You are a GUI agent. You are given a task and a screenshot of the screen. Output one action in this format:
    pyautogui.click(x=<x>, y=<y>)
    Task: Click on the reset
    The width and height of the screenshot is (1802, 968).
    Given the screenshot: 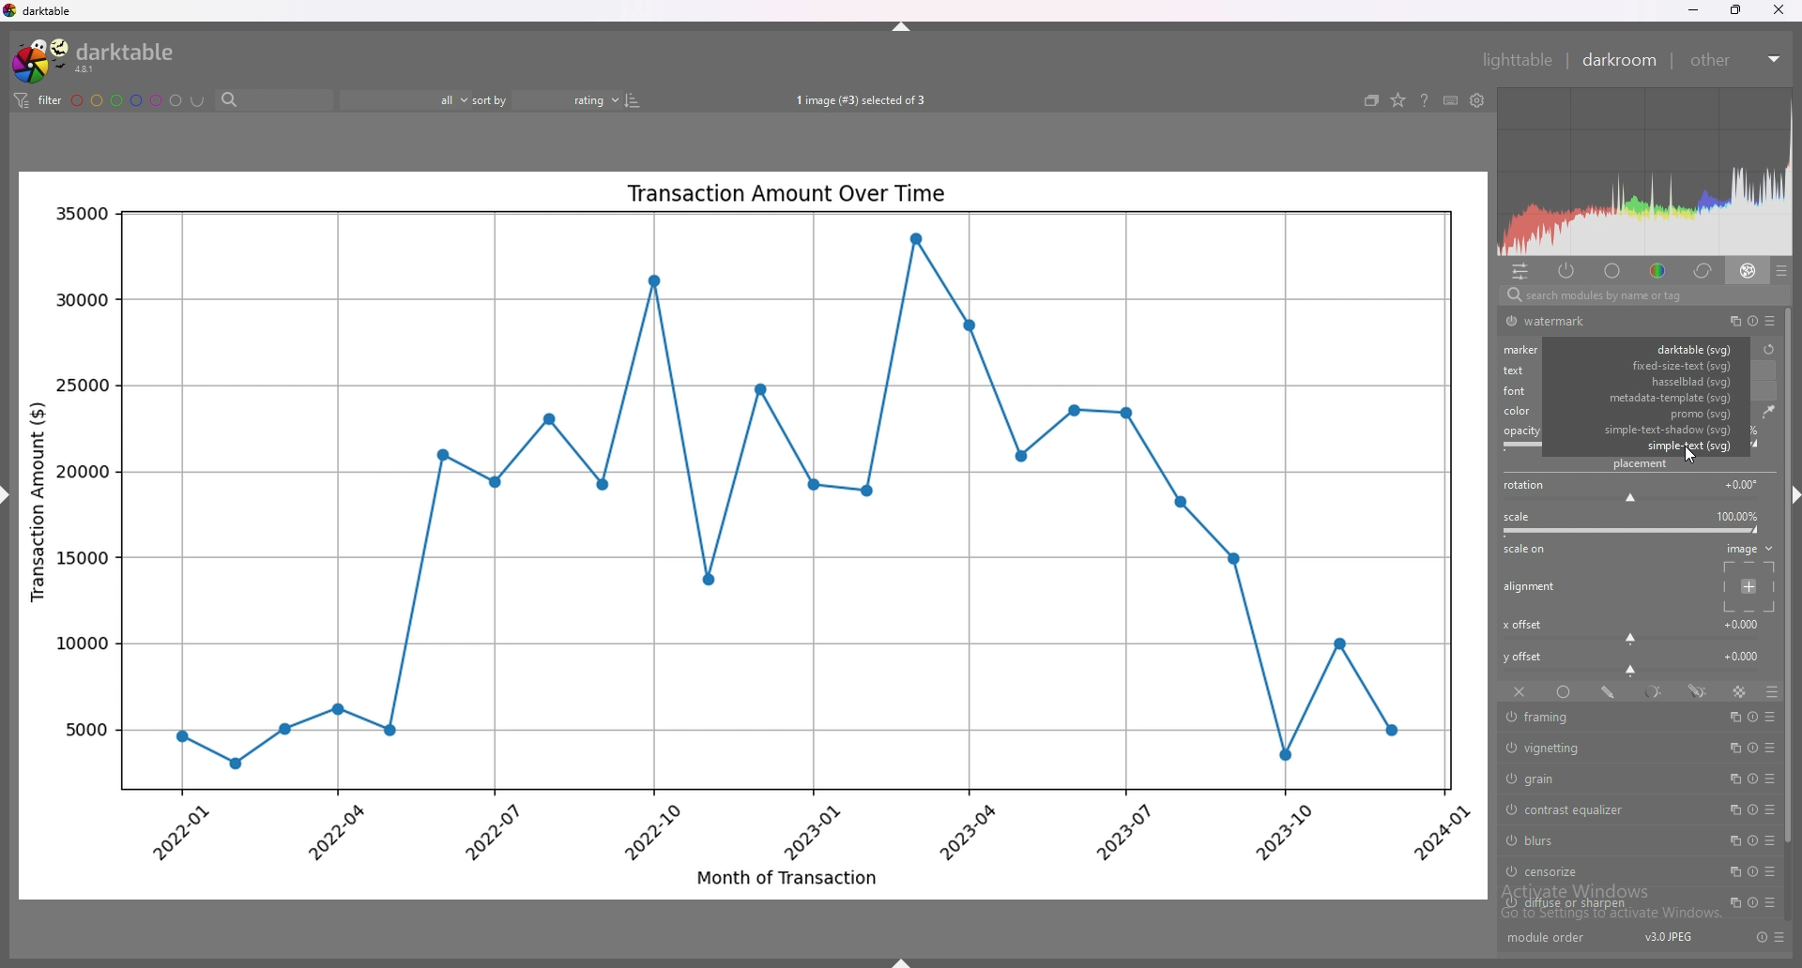 What is the action you would take?
    pyautogui.click(x=1749, y=810)
    